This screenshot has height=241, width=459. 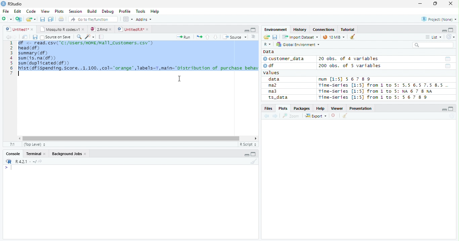 What do you see at coordinates (35, 37) in the screenshot?
I see `Save` at bounding box center [35, 37].